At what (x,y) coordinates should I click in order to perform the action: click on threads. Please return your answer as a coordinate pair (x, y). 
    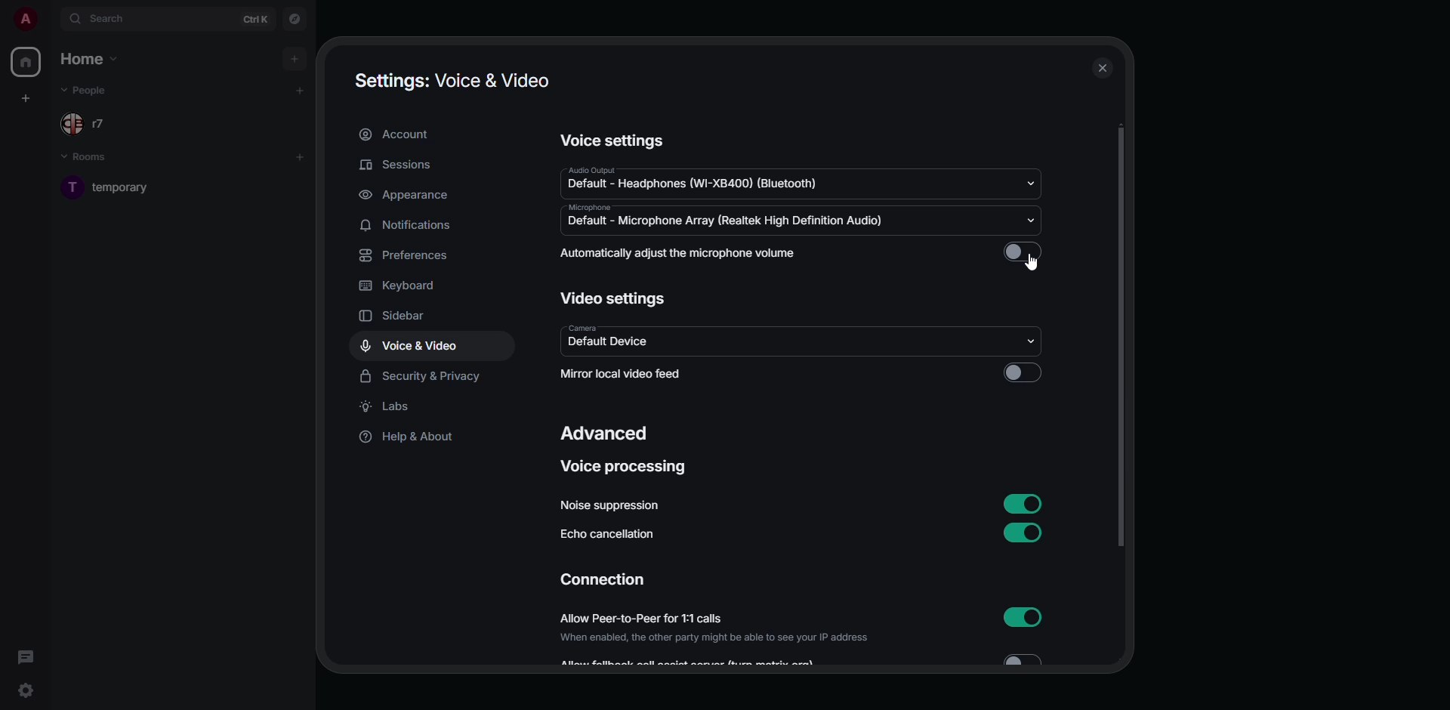
    Looking at the image, I should click on (27, 657).